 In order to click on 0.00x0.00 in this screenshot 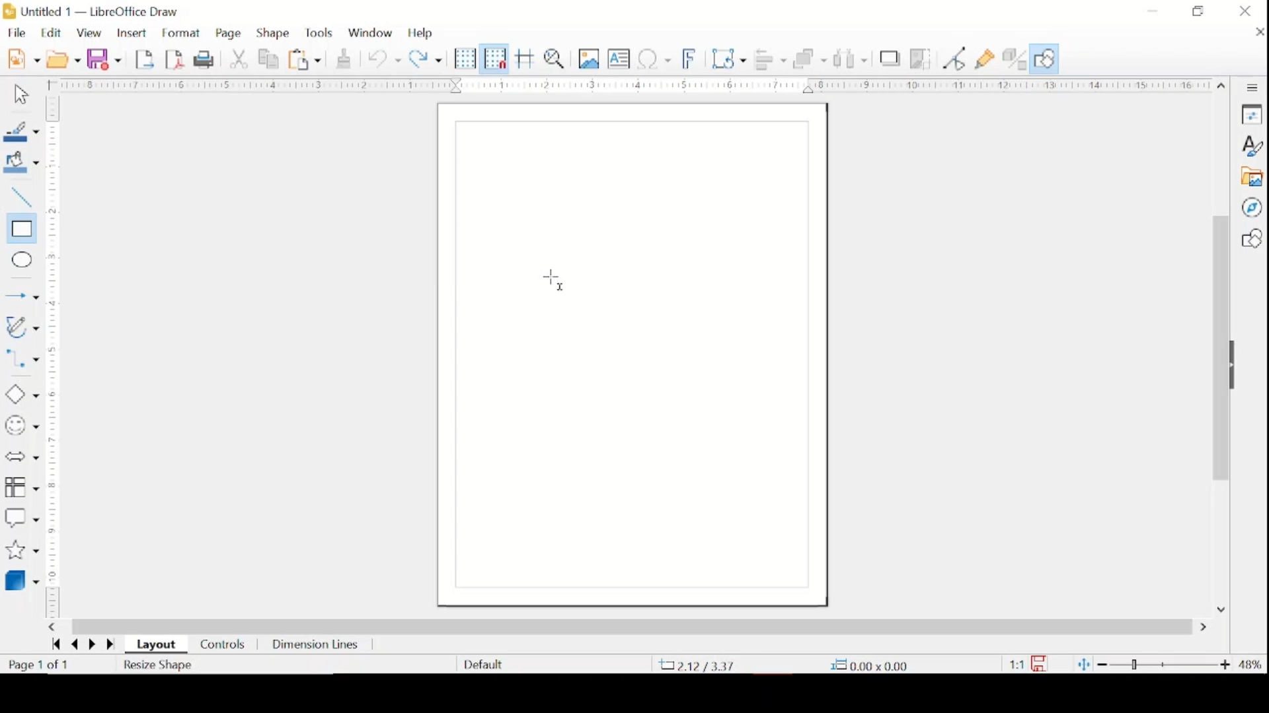, I will do `click(869, 665)`.